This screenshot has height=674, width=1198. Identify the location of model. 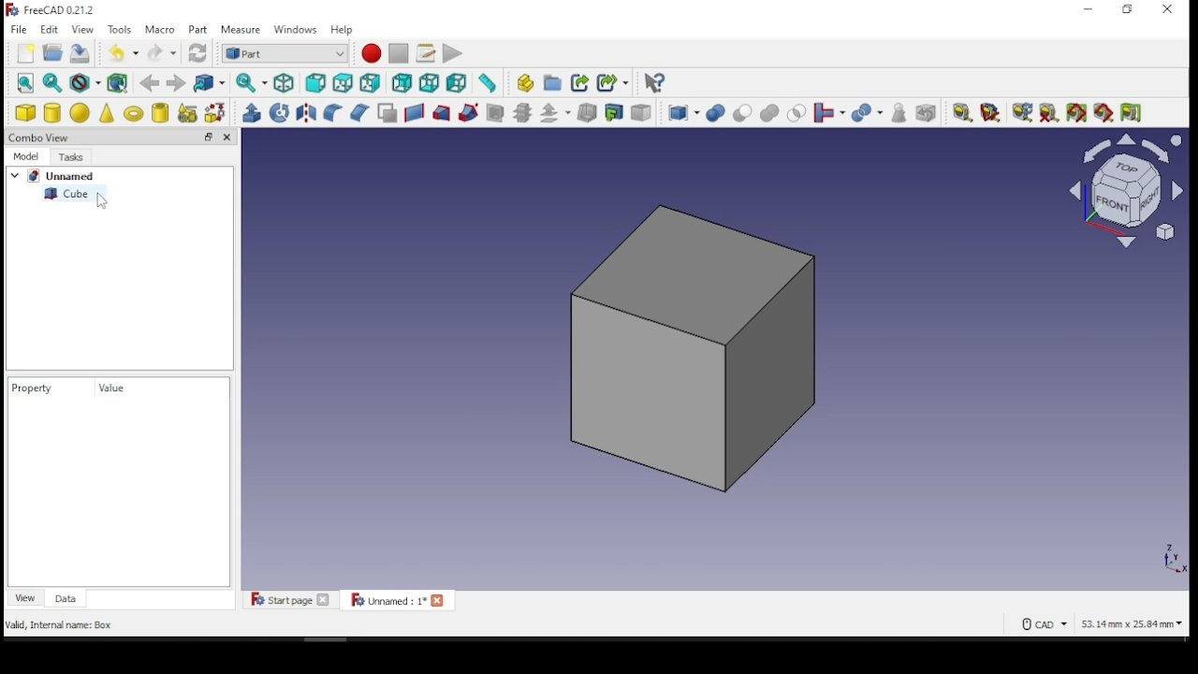
(27, 156).